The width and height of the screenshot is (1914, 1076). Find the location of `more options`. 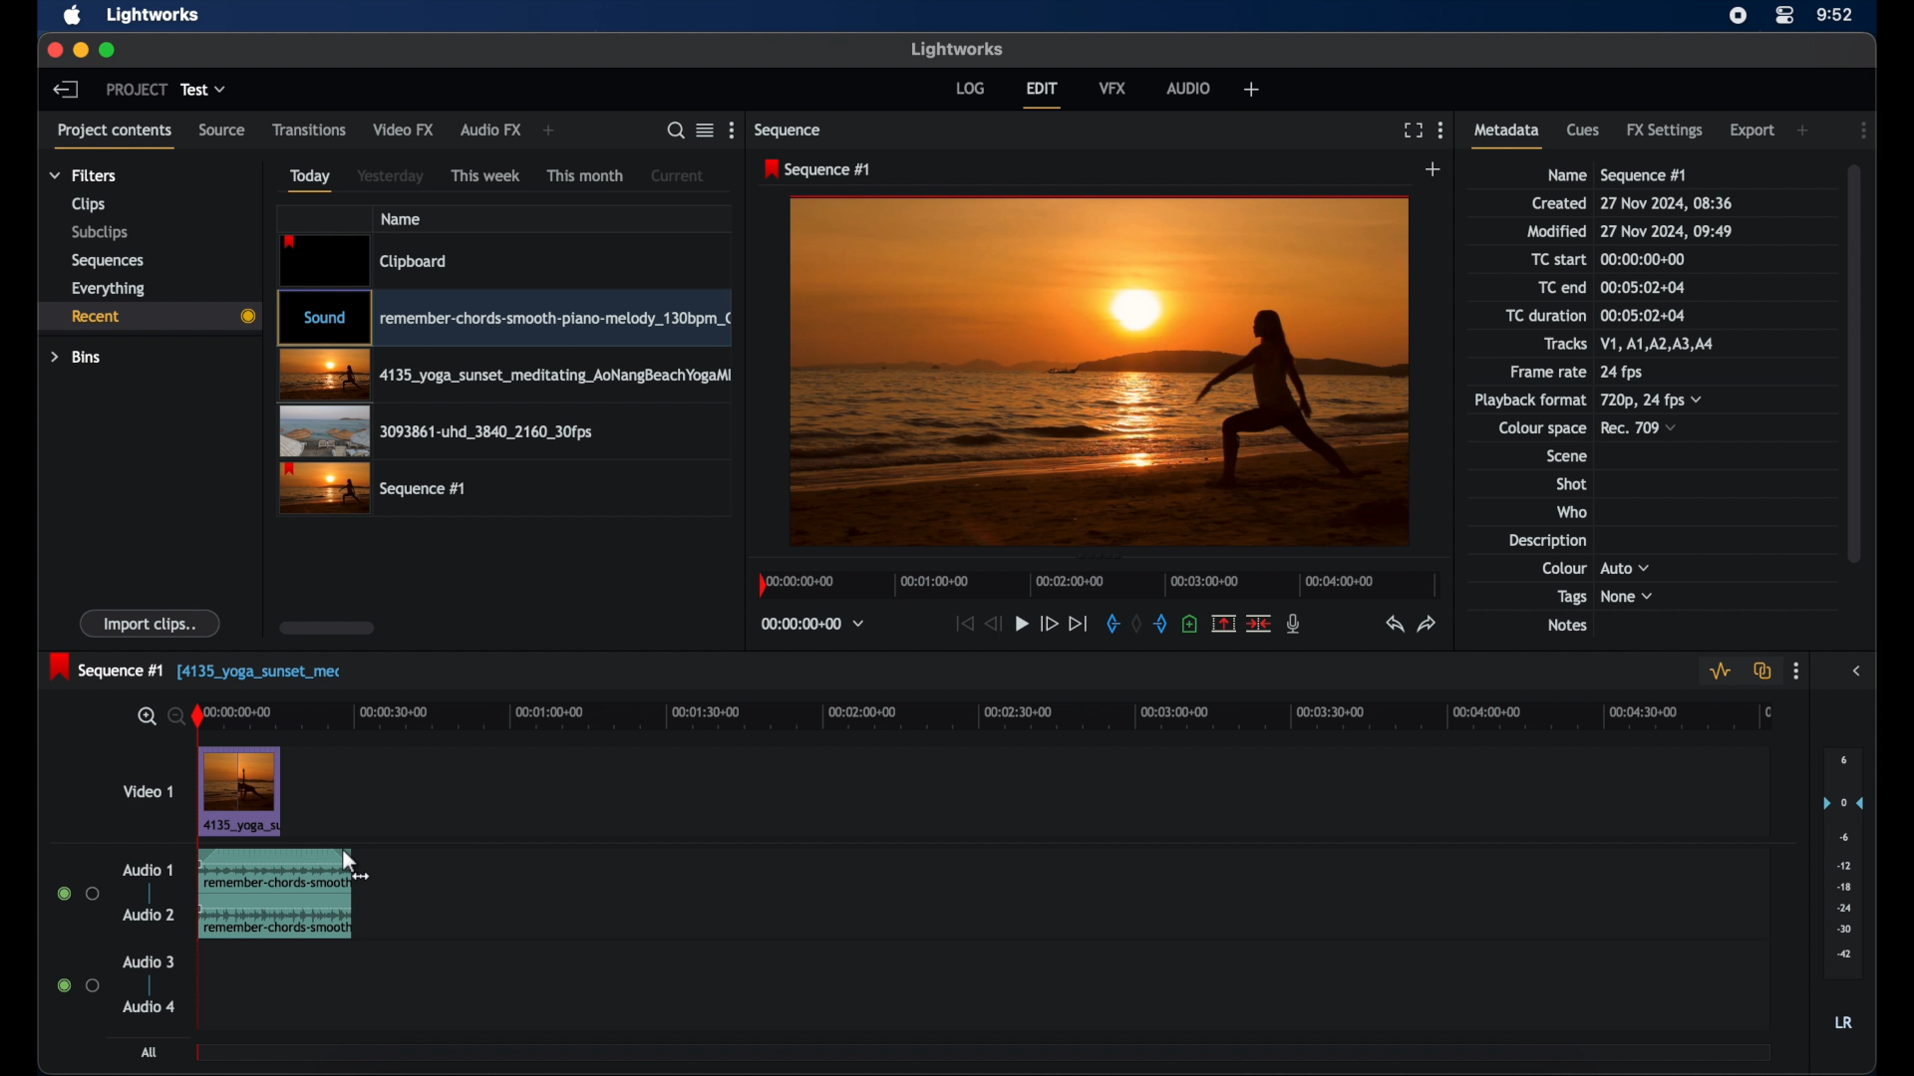

more options is located at coordinates (1864, 130).